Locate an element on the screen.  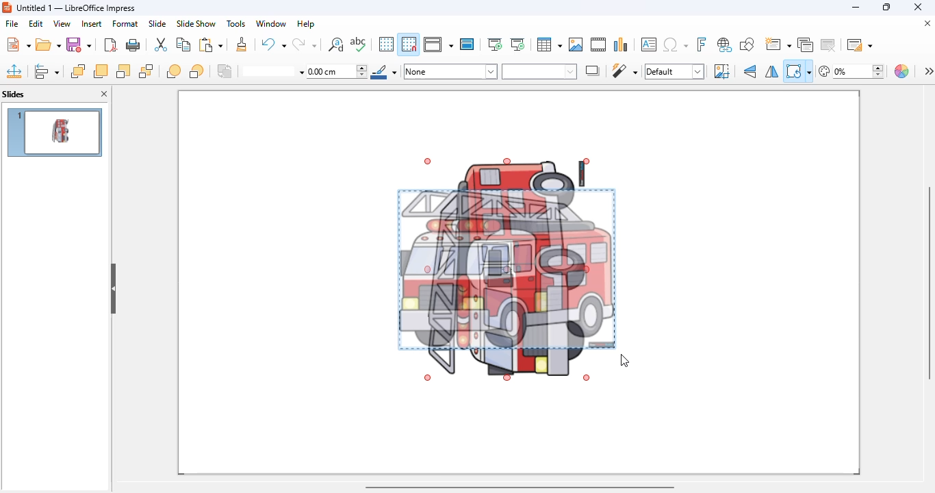
Rotated Image is located at coordinates (505, 268).